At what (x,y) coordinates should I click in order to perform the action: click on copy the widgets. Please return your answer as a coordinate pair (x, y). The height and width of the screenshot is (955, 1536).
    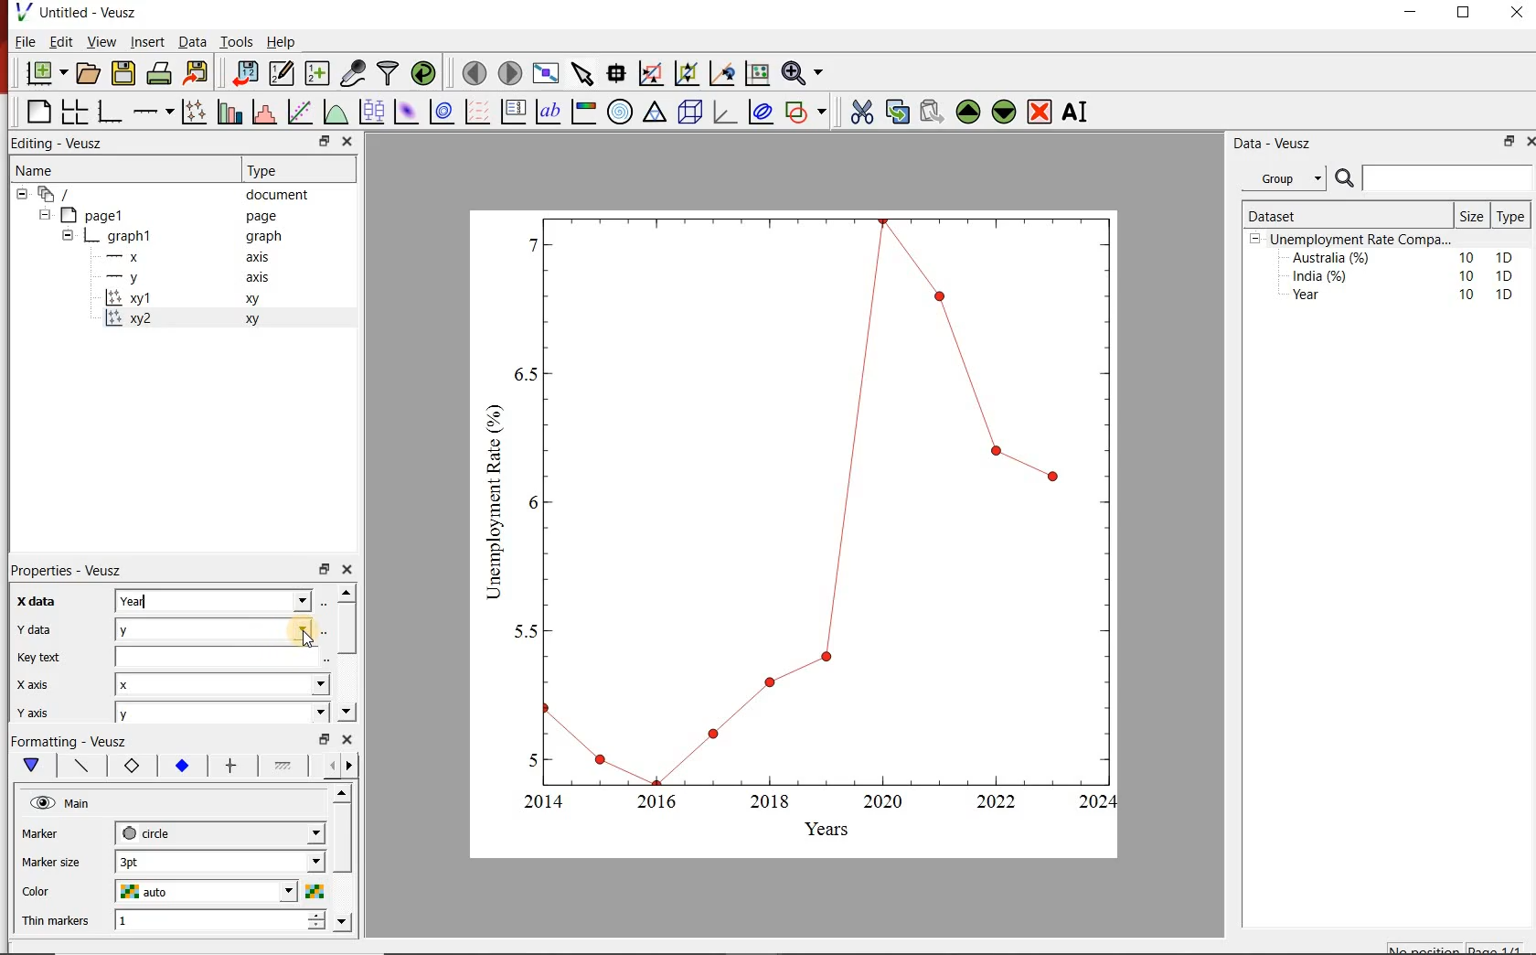
    Looking at the image, I should click on (896, 112).